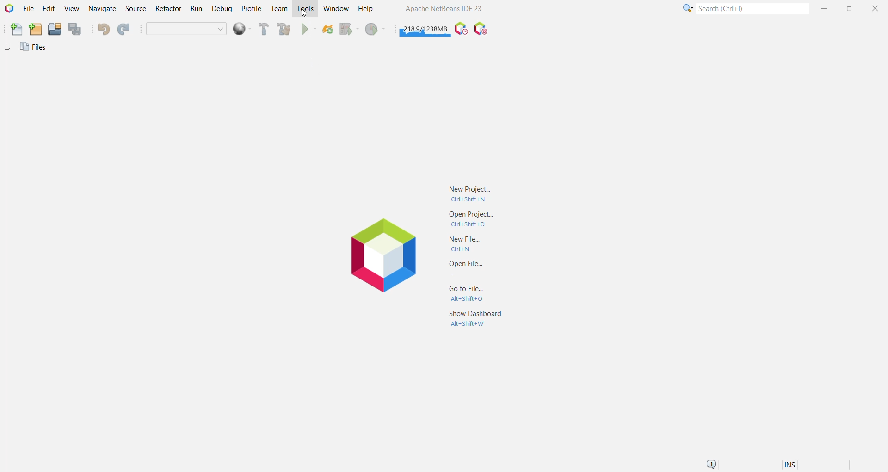 The width and height of the screenshot is (888, 472). I want to click on Edit, so click(49, 9).